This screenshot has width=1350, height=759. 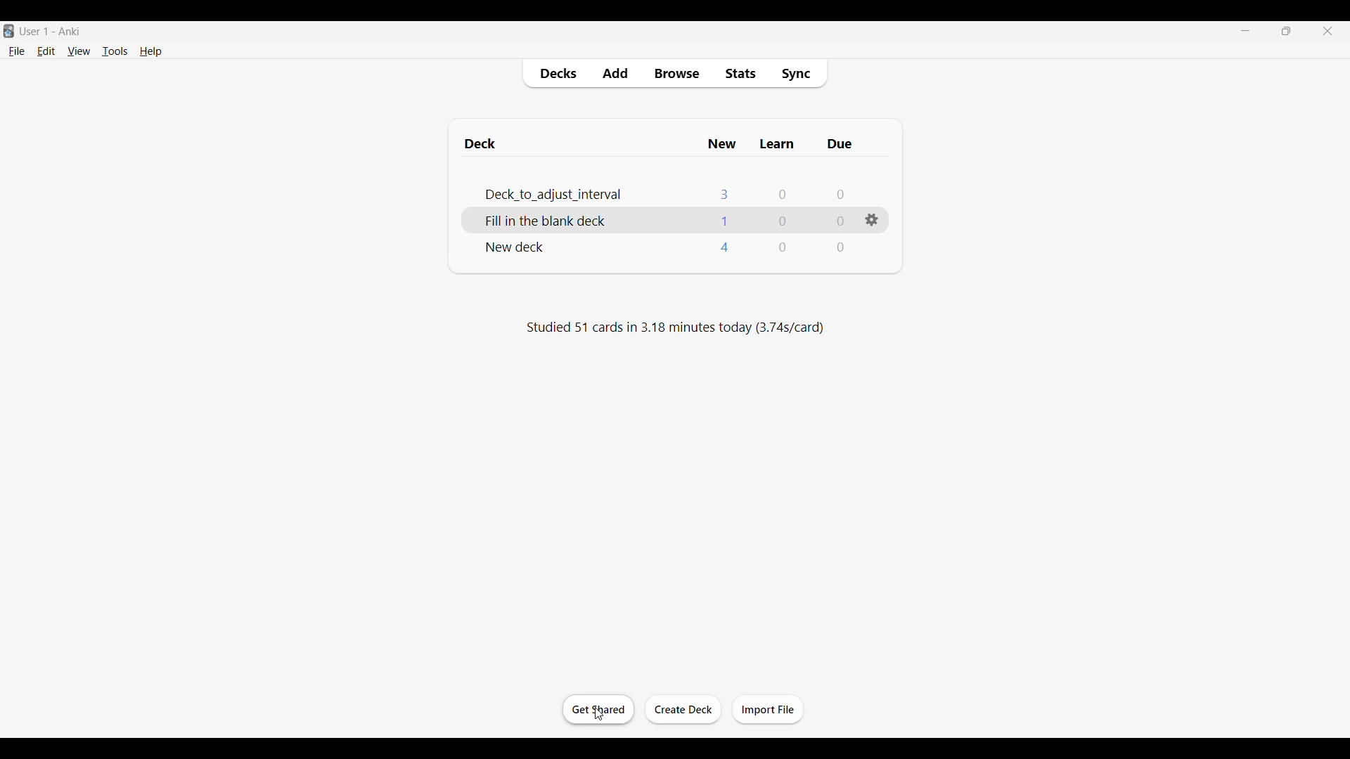 I want to click on Cursor clicking on Get shared, so click(x=599, y=713).